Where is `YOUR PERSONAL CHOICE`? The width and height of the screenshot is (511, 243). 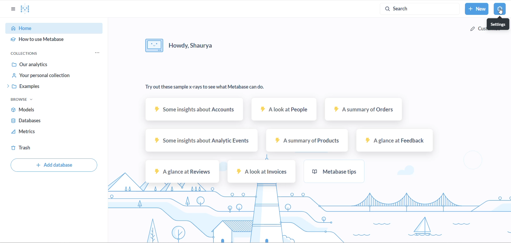
YOUR PERSONAL CHOICE is located at coordinates (42, 76).